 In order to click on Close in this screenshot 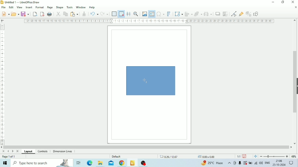, I will do `click(293, 2)`.